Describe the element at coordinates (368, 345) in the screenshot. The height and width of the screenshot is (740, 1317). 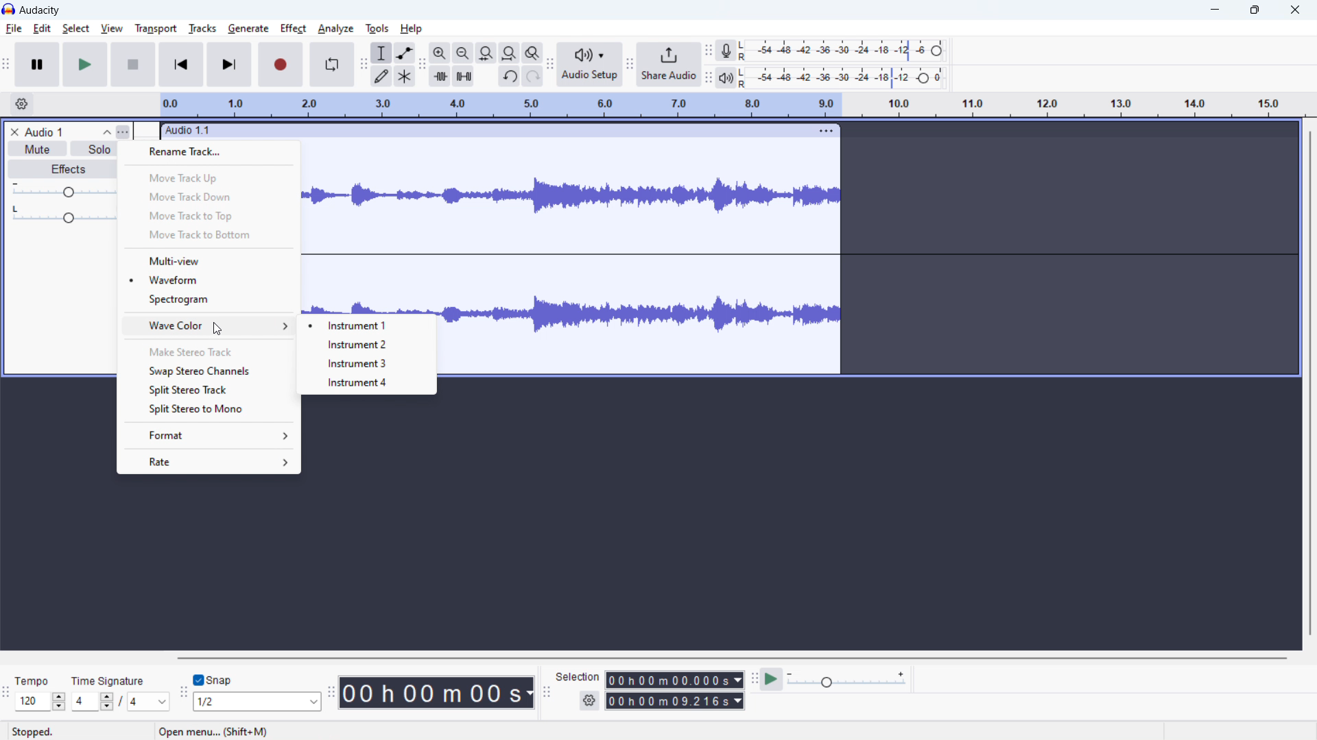
I see `instrument 2` at that location.